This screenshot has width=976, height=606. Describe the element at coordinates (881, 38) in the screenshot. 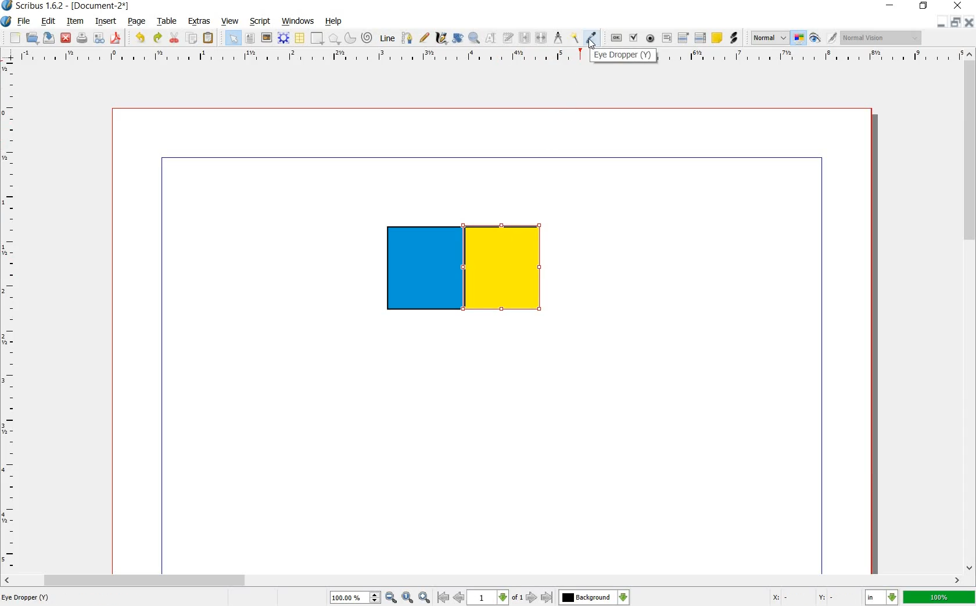

I see `normal vision` at that location.